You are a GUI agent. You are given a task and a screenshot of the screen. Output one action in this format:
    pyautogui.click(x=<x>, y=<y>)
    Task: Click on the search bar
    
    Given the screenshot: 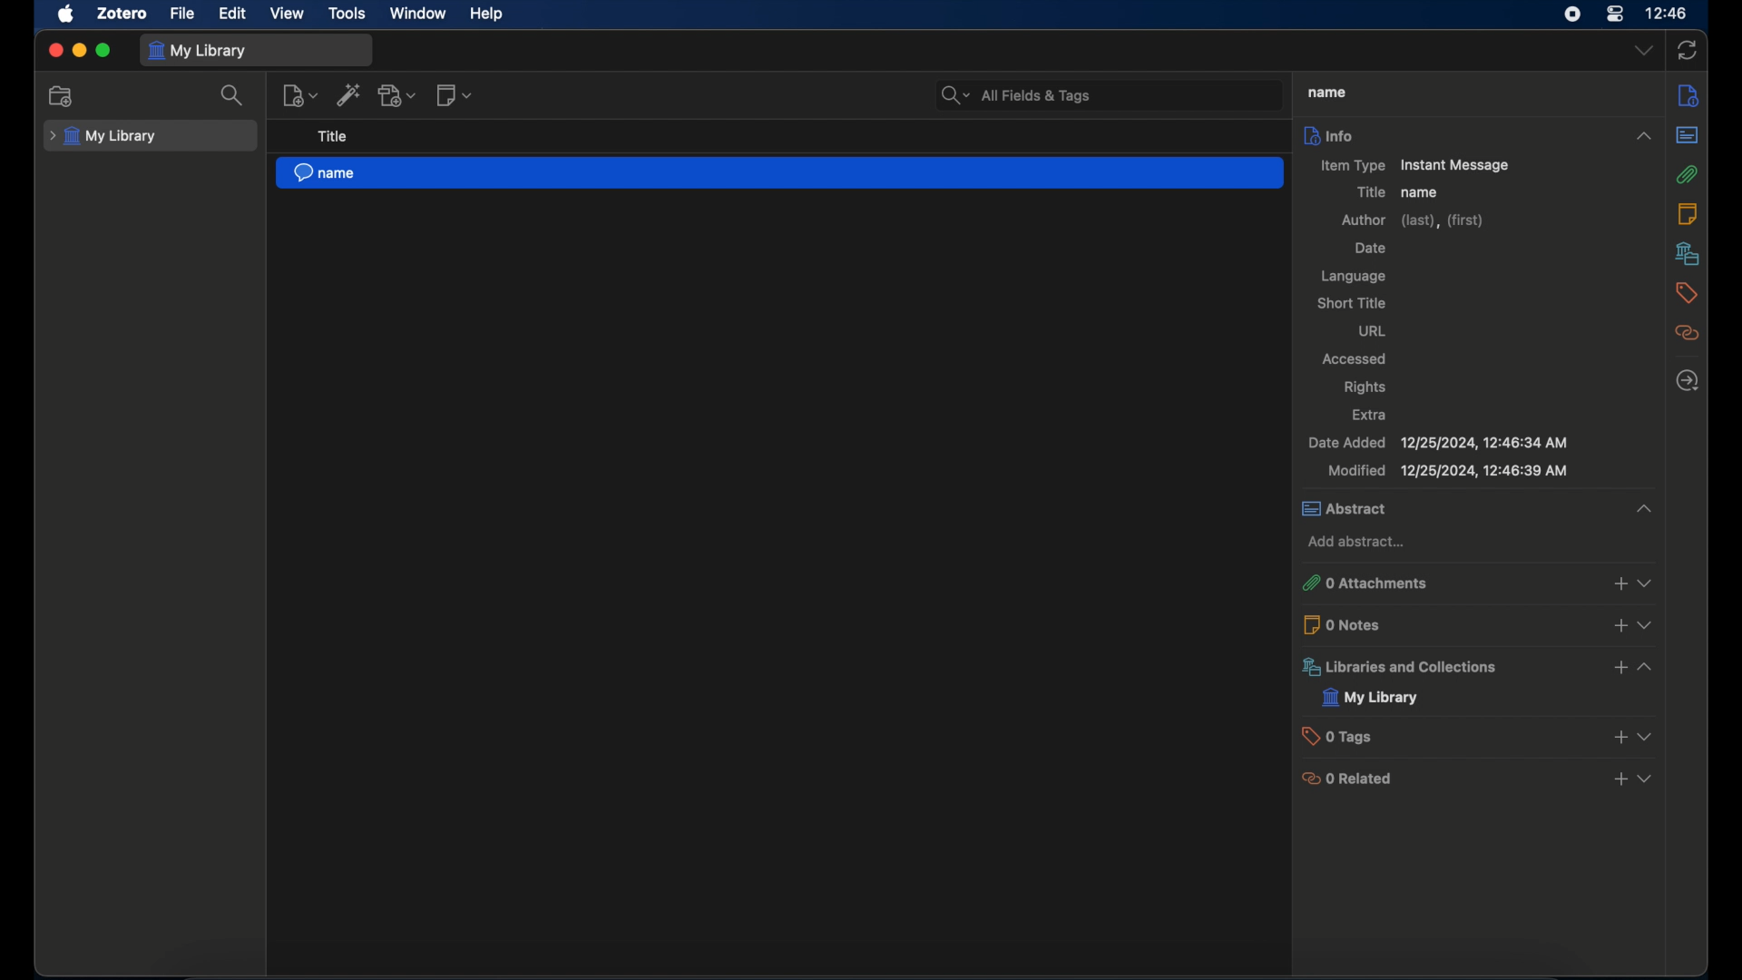 What is the action you would take?
    pyautogui.click(x=1016, y=93)
    